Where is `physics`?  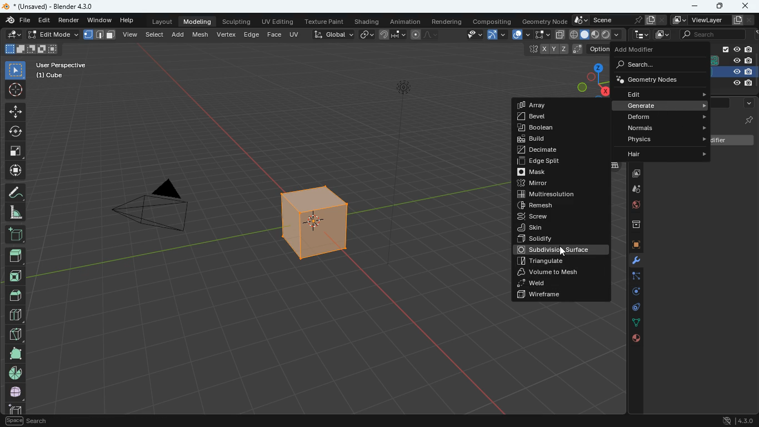
physics is located at coordinates (656, 140).